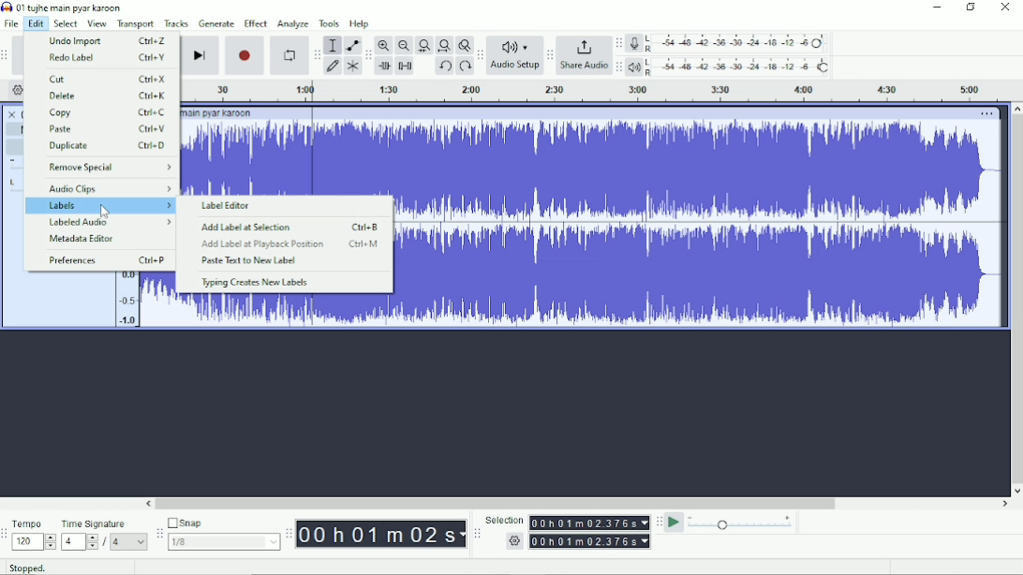 Image resolution: width=1023 pixels, height=575 pixels. Describe the element at coordinates (67, 23) in the screenshot. I see `Select` at that location.